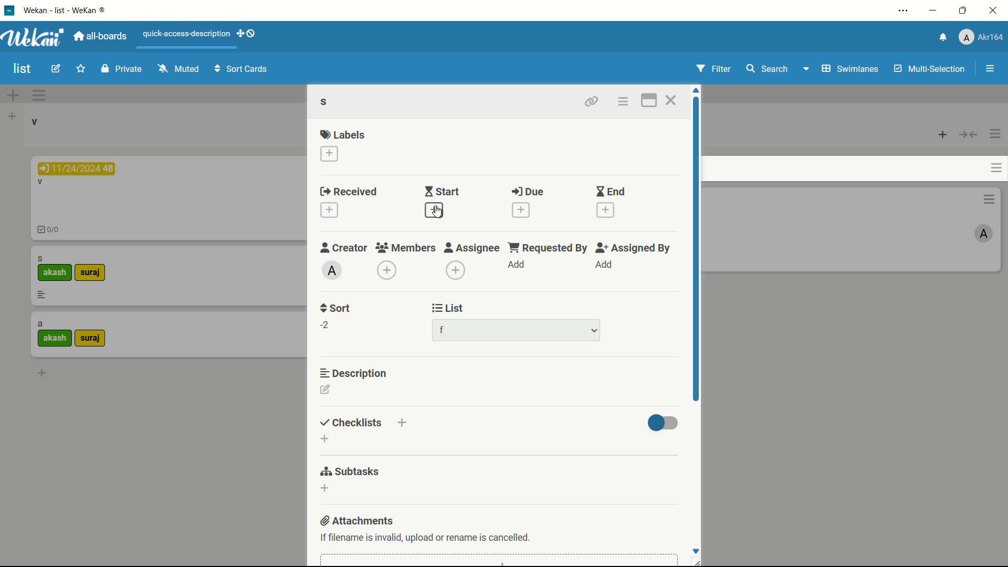 The width and height of the screenshot is (1008, 567). I want to click on add member, so click(386, 271).